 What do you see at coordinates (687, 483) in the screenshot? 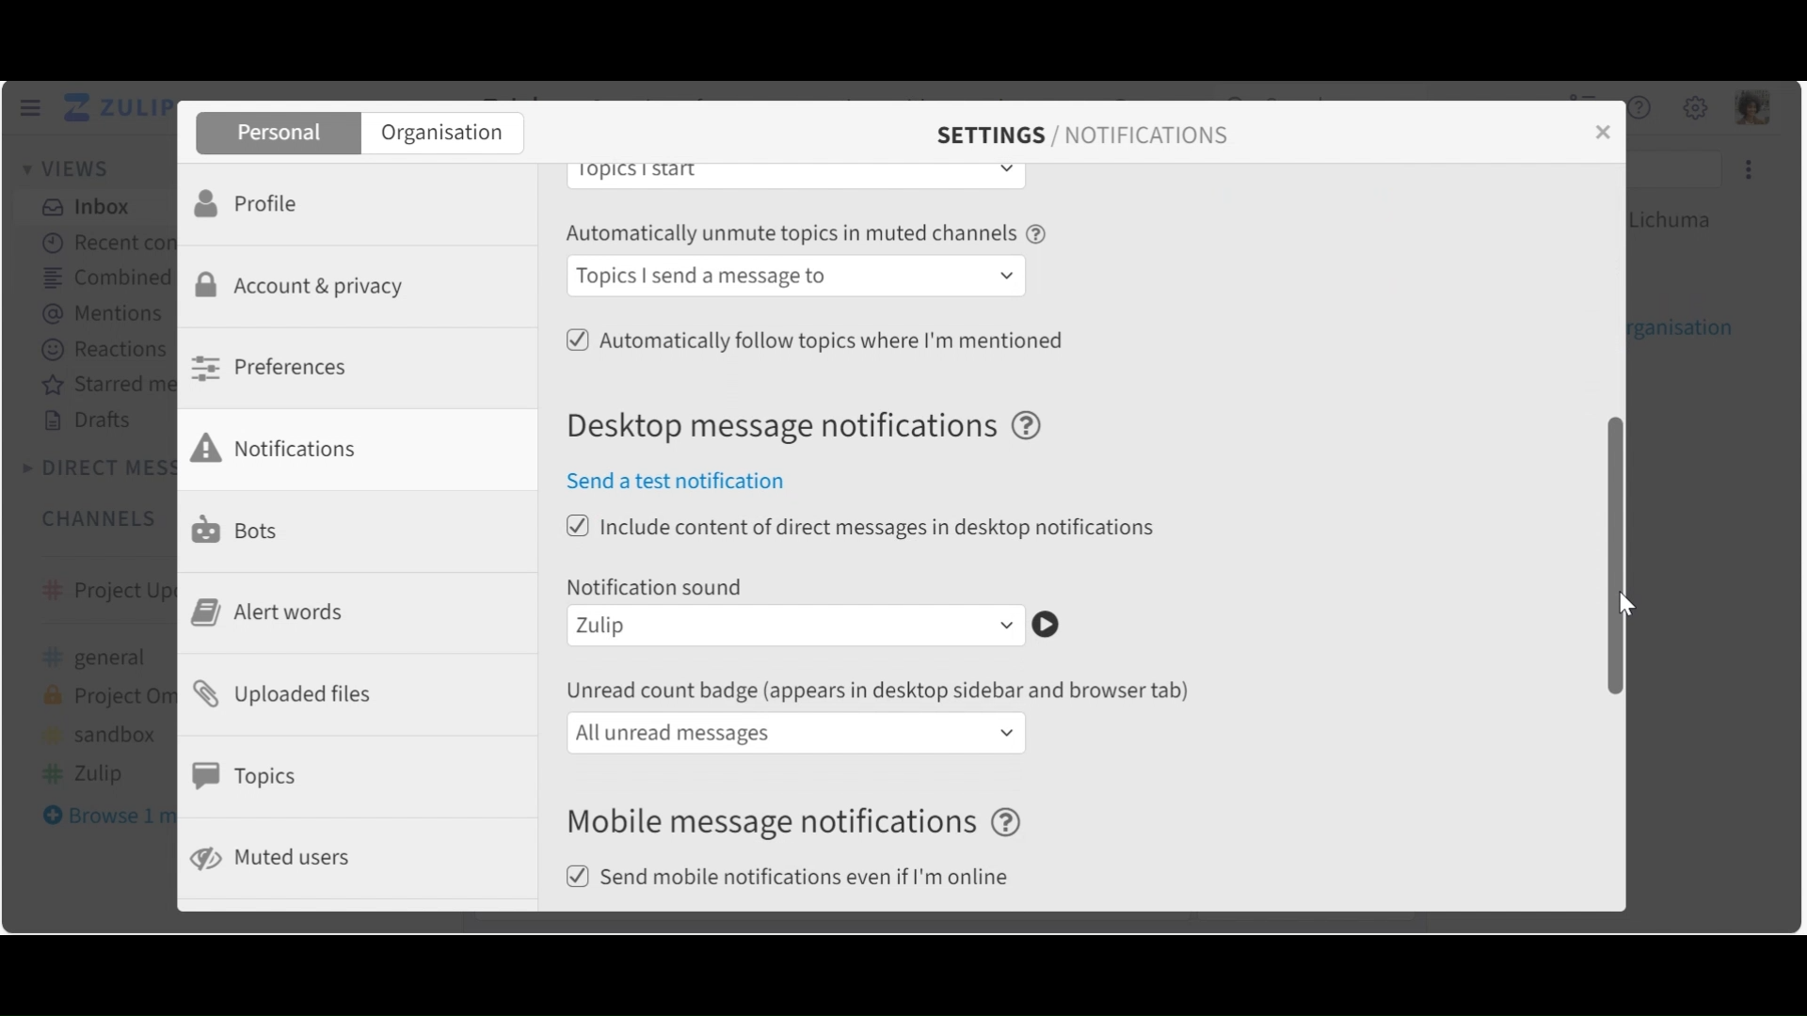
I see `Send a test notification` at bounding box center [687, 483].